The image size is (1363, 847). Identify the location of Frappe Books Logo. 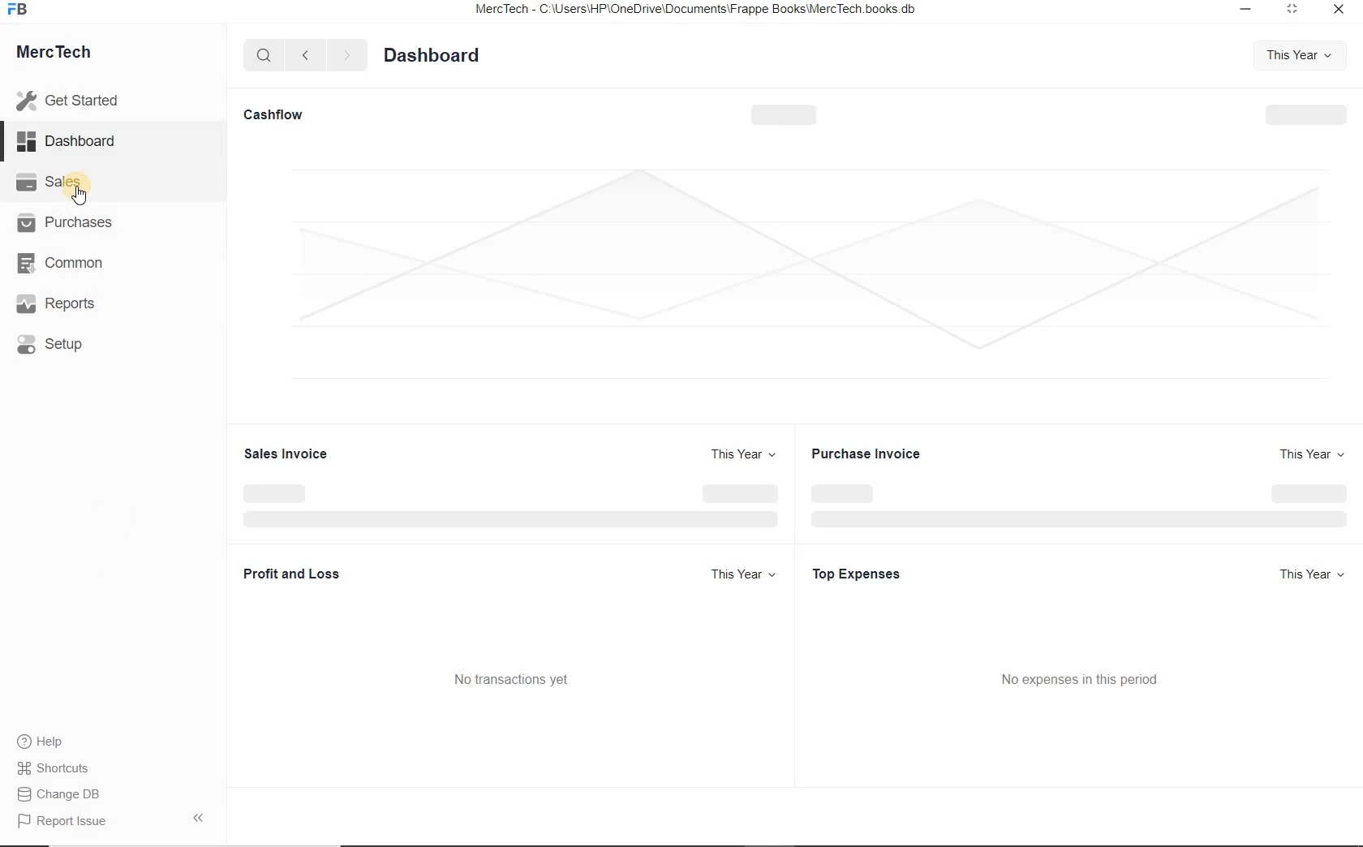
(19, 10).